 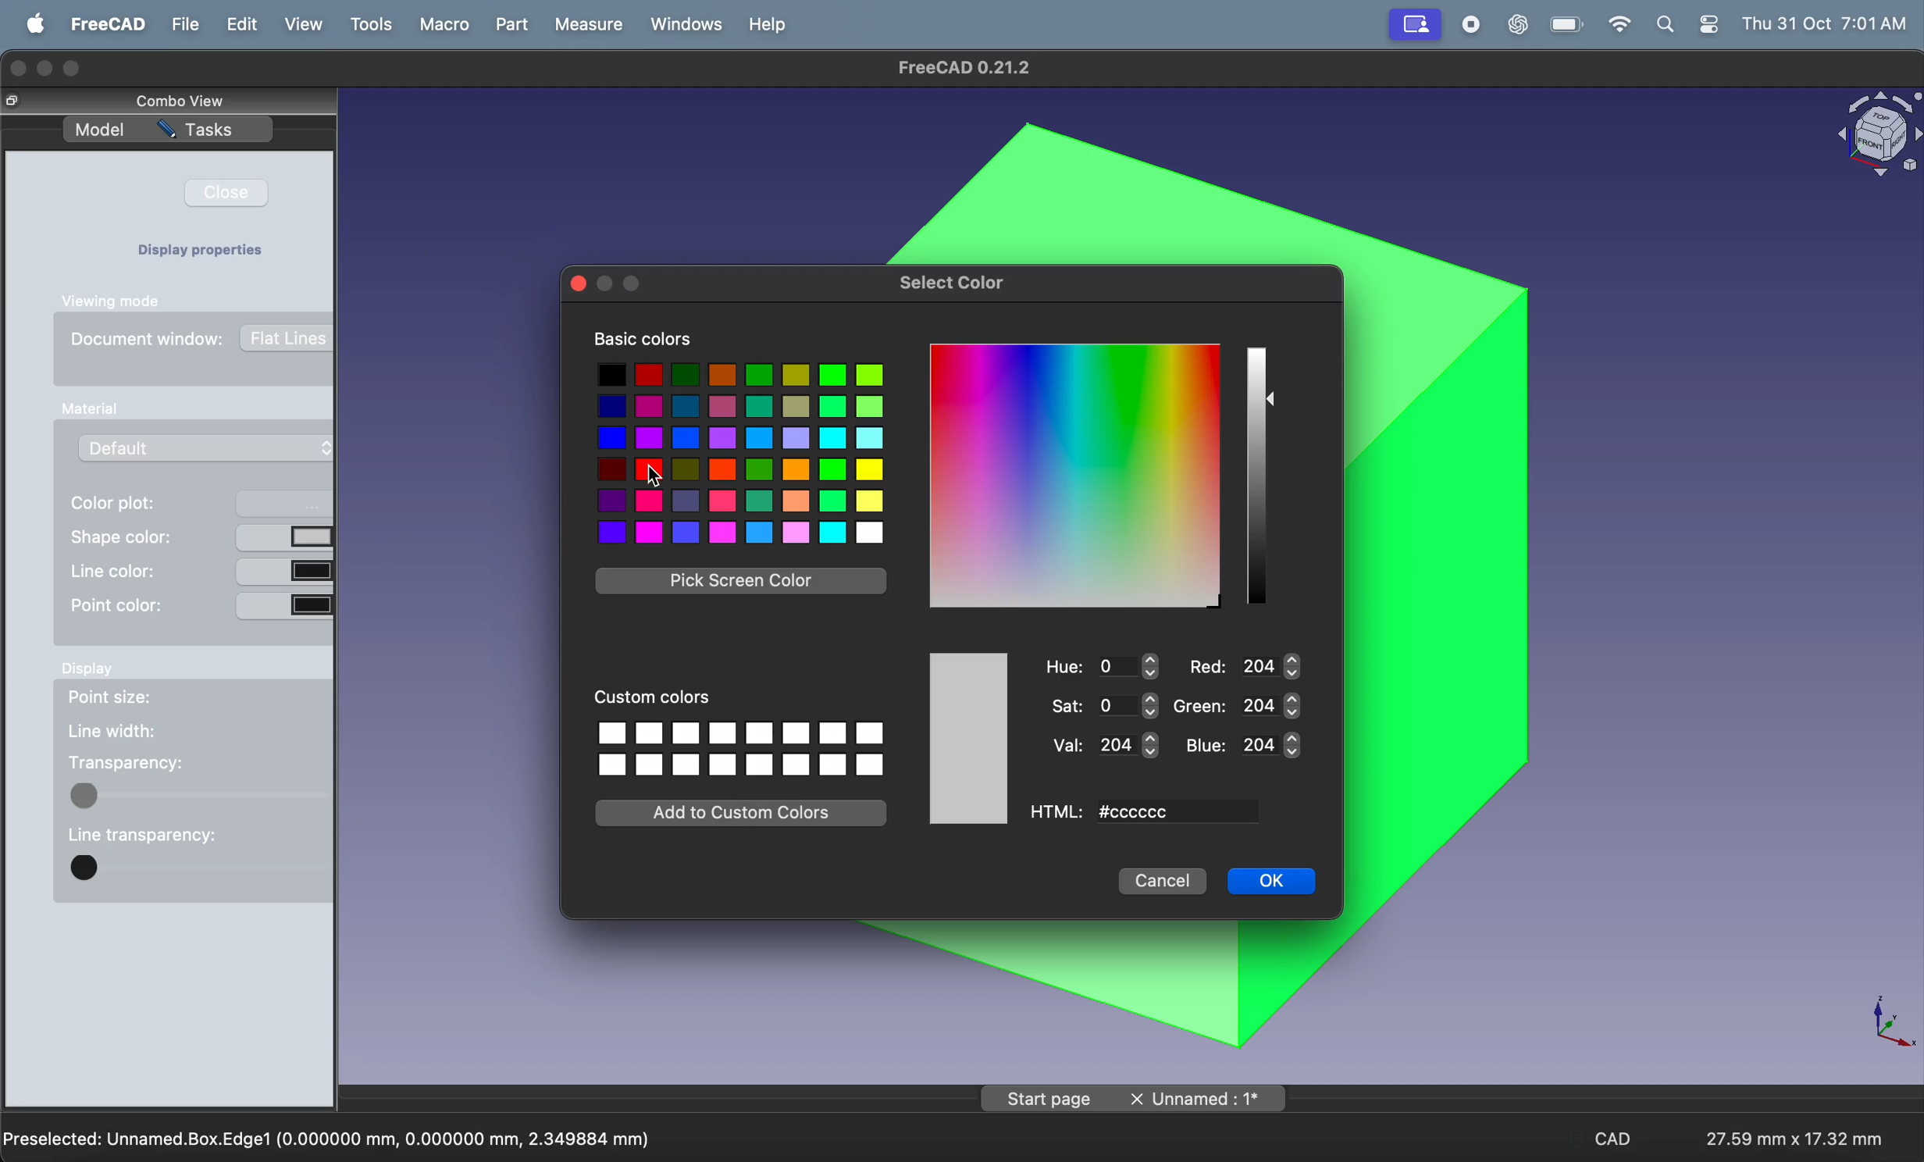 What do you see at coordinates (1099, 665) in the screenshot?
I see `hue` at bounding box center [1099, 665].